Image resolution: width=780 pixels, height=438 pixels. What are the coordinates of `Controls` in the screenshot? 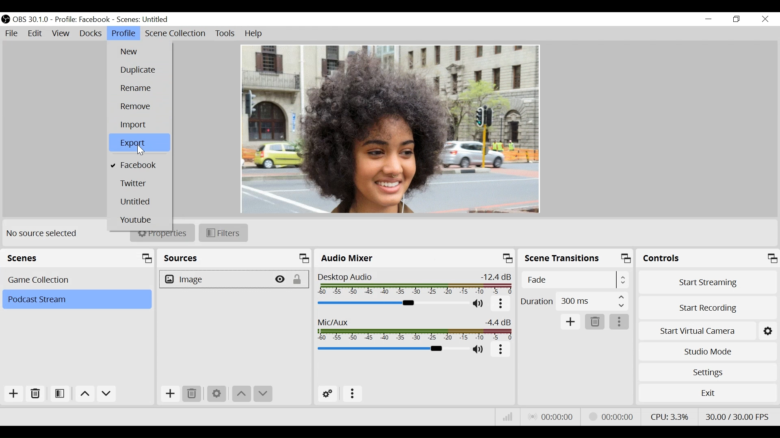 It's located at (708, 258).